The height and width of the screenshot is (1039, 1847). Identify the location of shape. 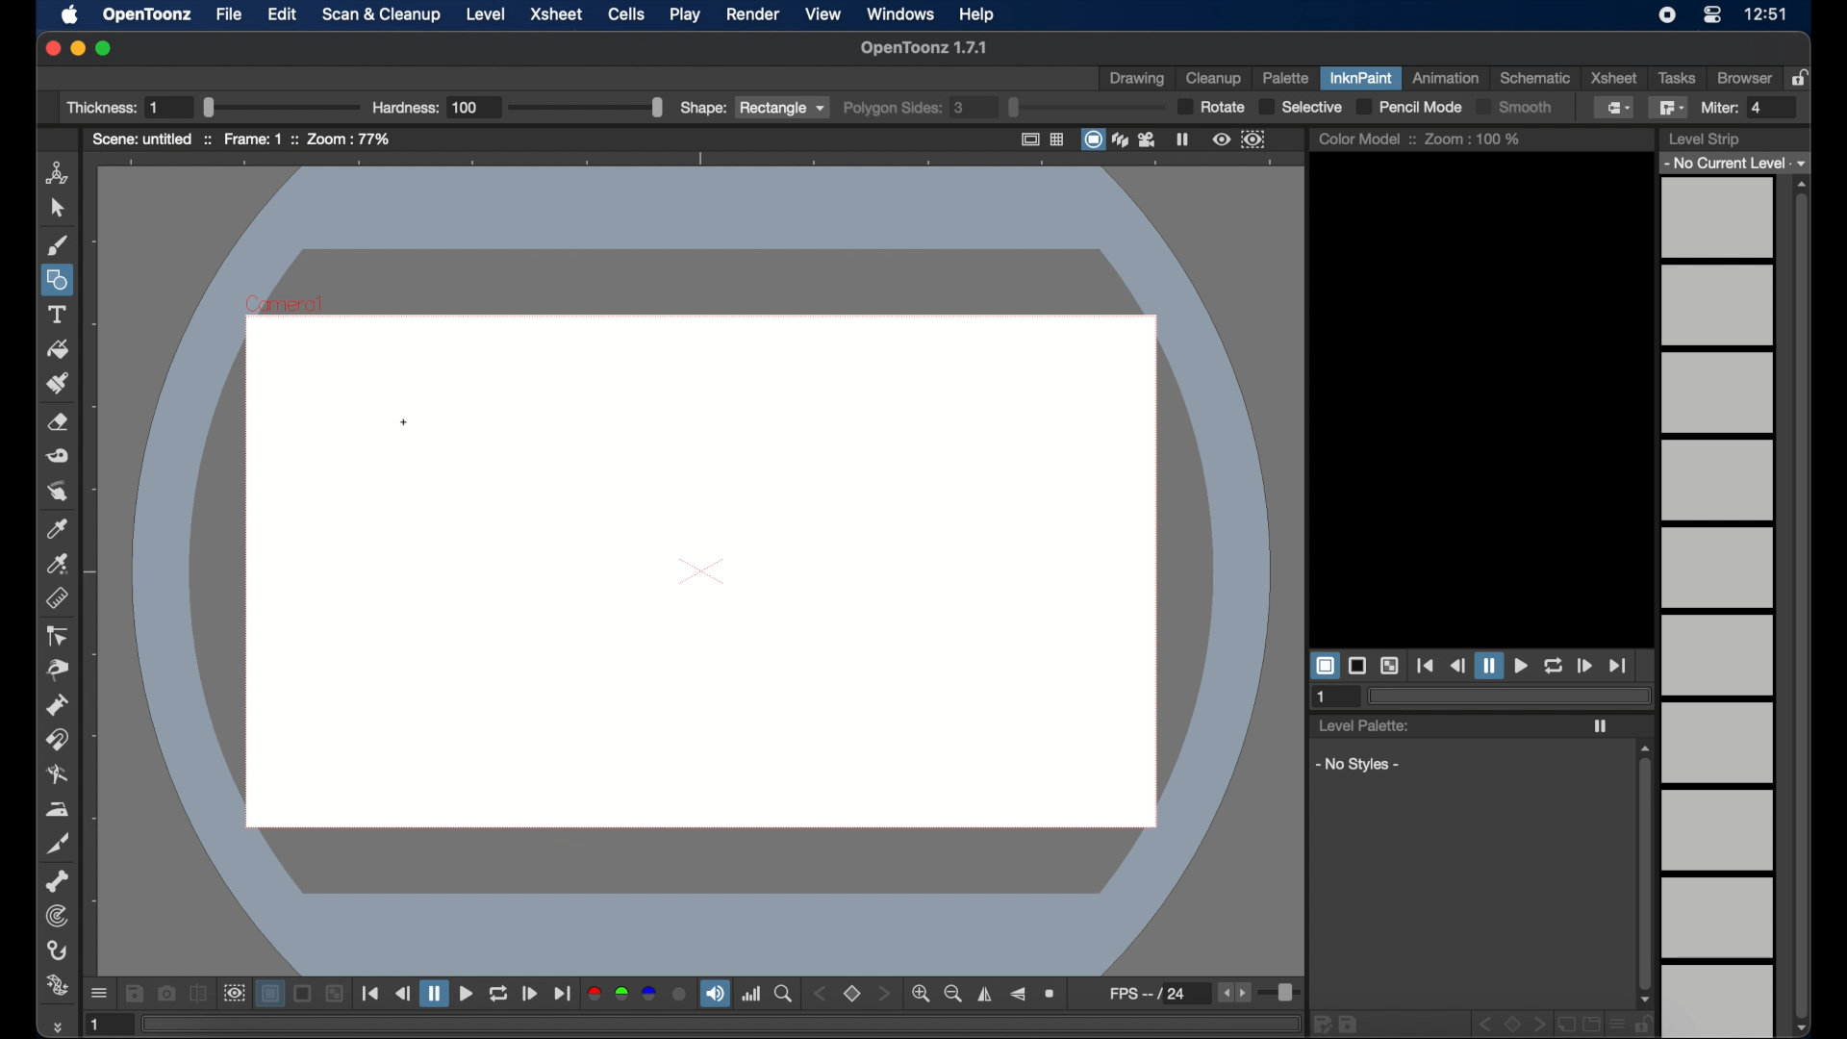
(751, 108).